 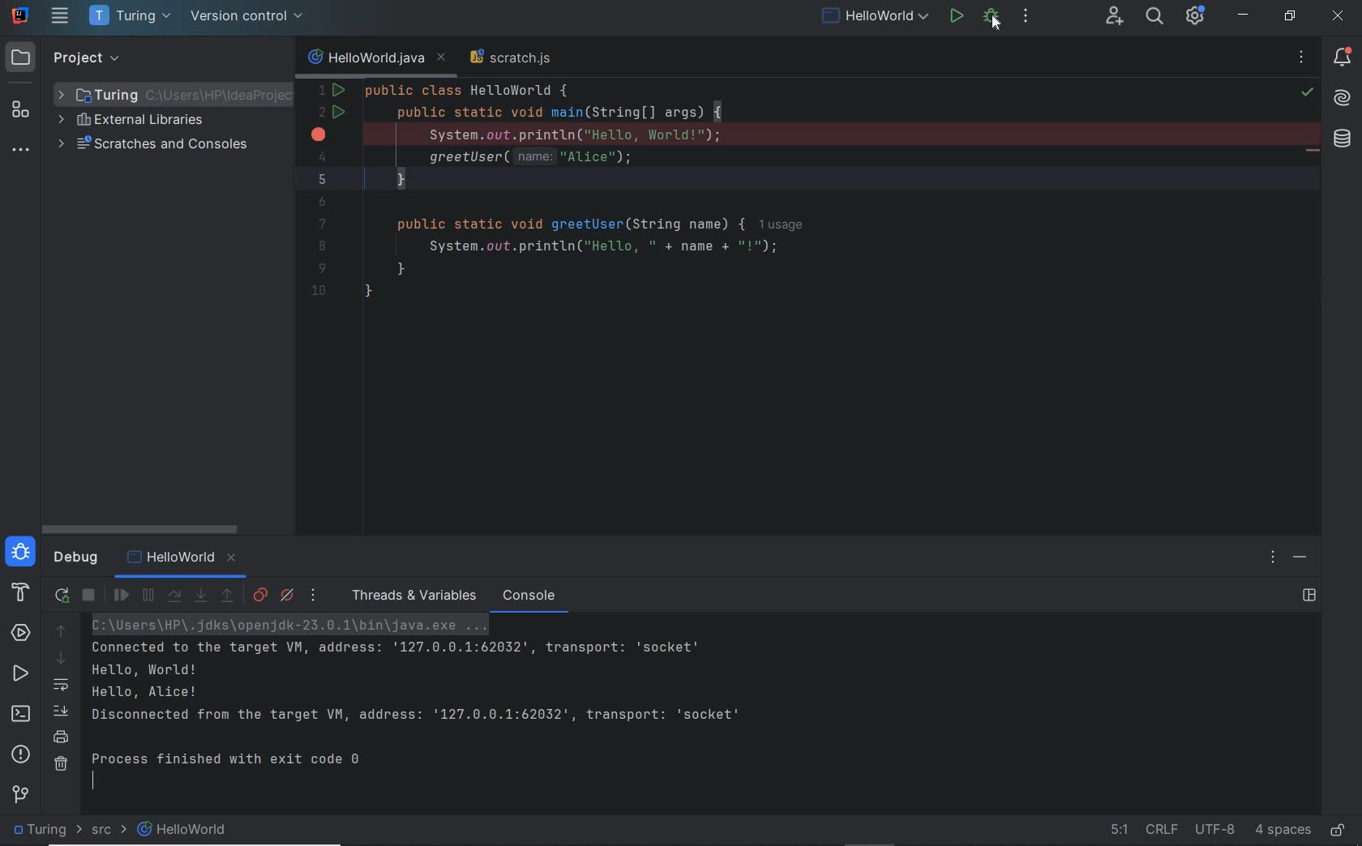 I want to click on project folder, so click(x=41, y=831).